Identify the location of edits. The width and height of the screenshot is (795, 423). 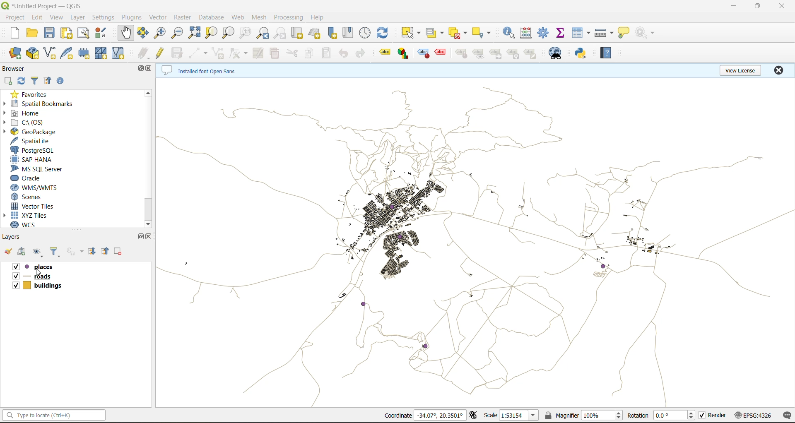
(145, 54).